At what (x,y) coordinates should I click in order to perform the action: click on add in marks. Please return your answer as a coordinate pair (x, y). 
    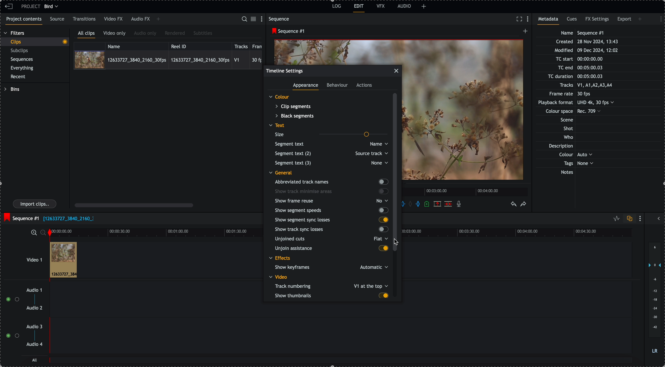
    Looking at the image, I should click on (407, 203).